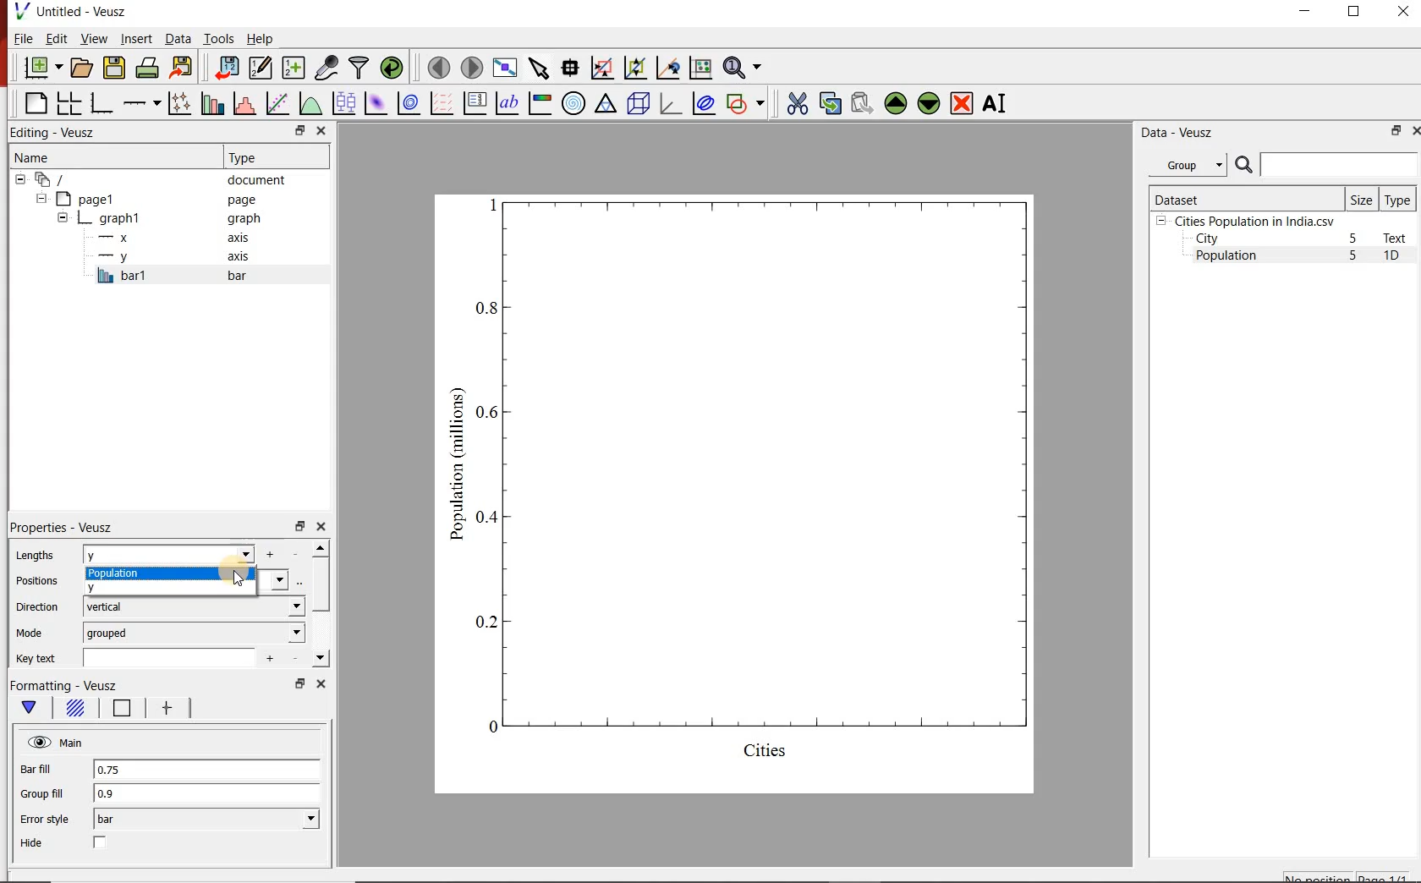  I want to click on Hide, so click(34, 843).